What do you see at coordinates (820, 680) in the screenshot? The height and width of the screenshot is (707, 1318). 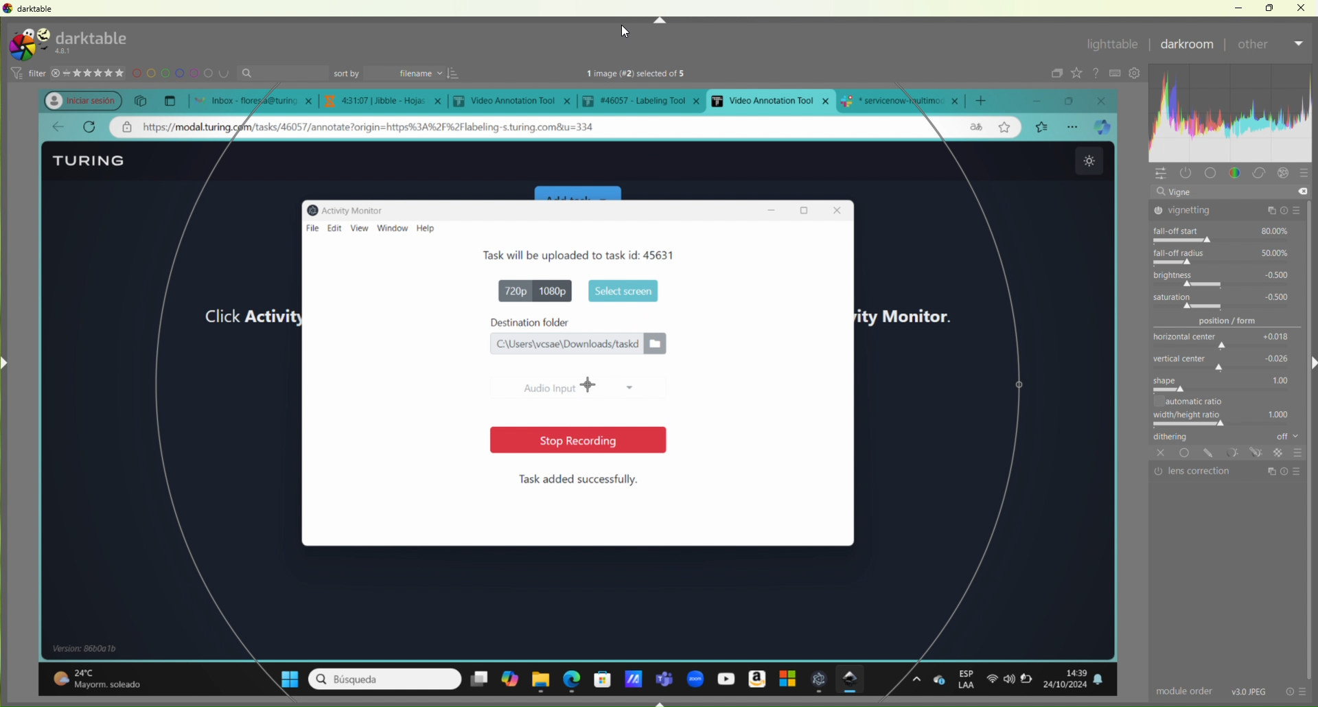 I see `open appliction` at bounding box center [820, 680].